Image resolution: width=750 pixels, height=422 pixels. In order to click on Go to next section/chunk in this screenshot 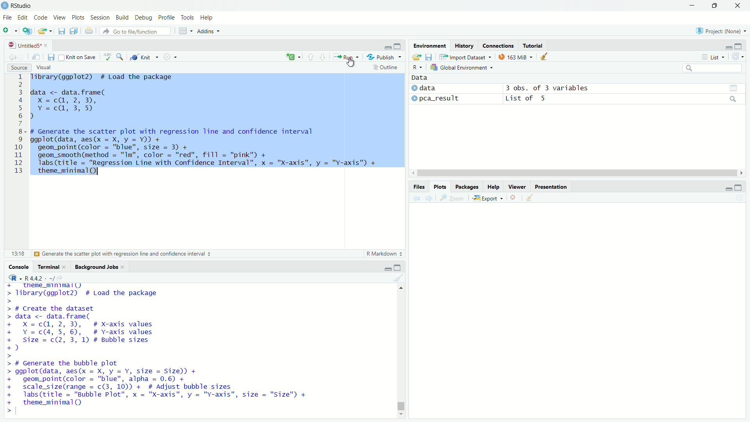, I will do `click(322, 56)`.